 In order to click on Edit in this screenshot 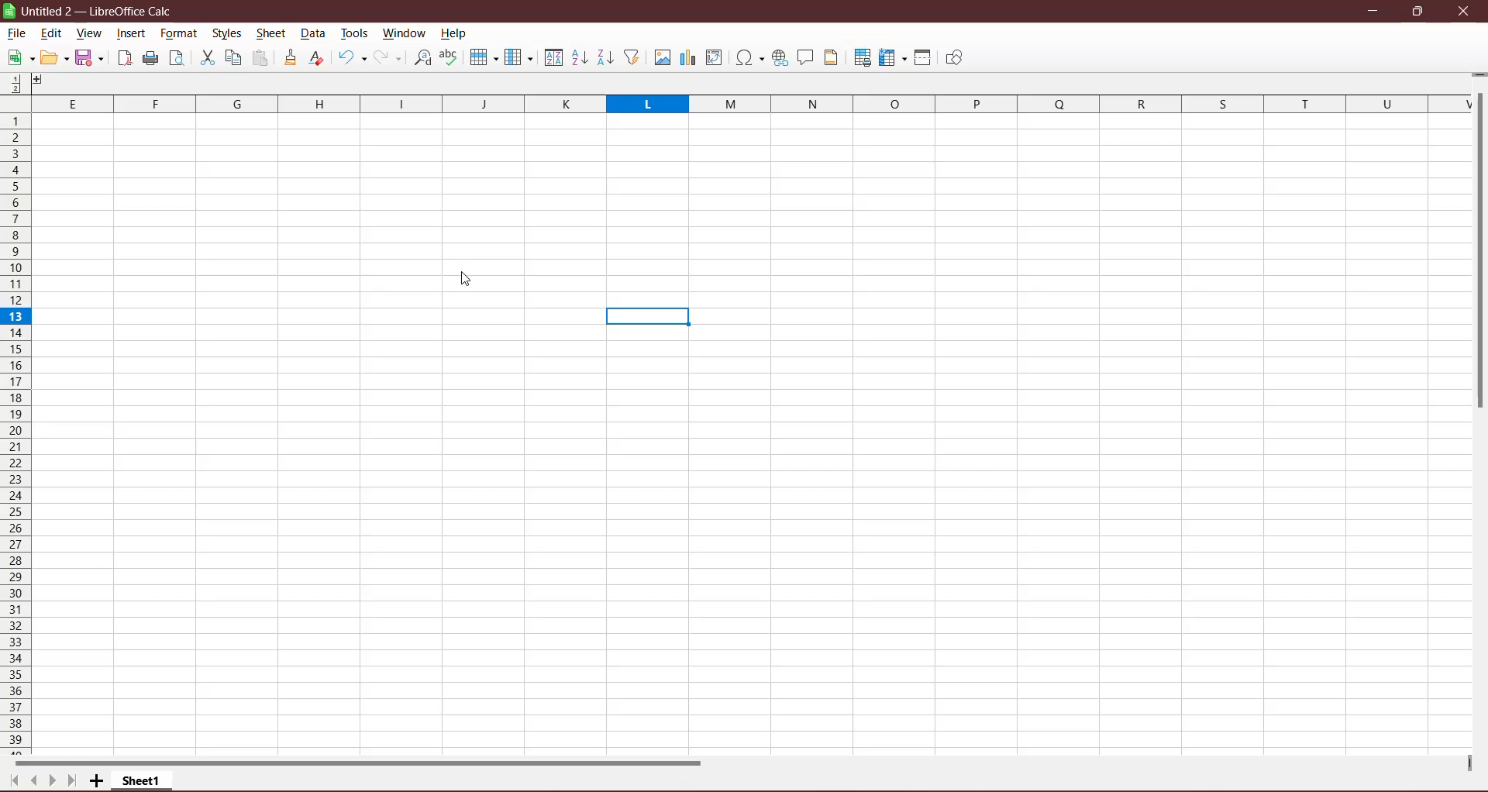, I will do `click(55, 58)`.